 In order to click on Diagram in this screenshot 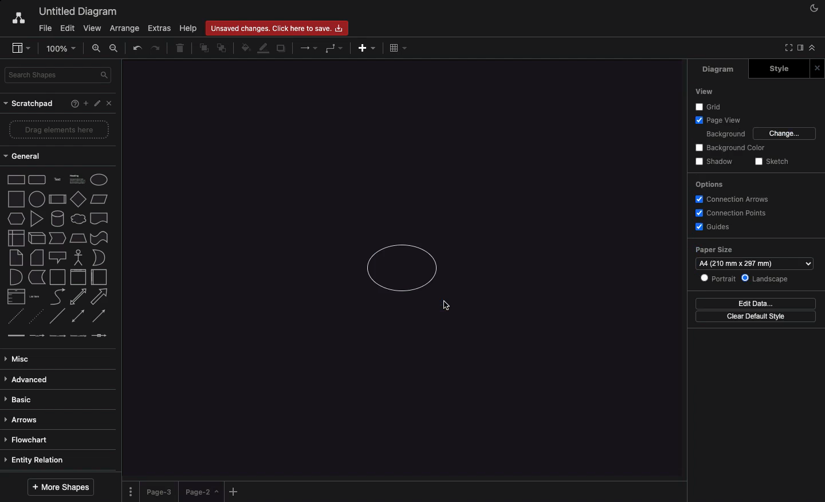, I will do `click(714, 70)`.